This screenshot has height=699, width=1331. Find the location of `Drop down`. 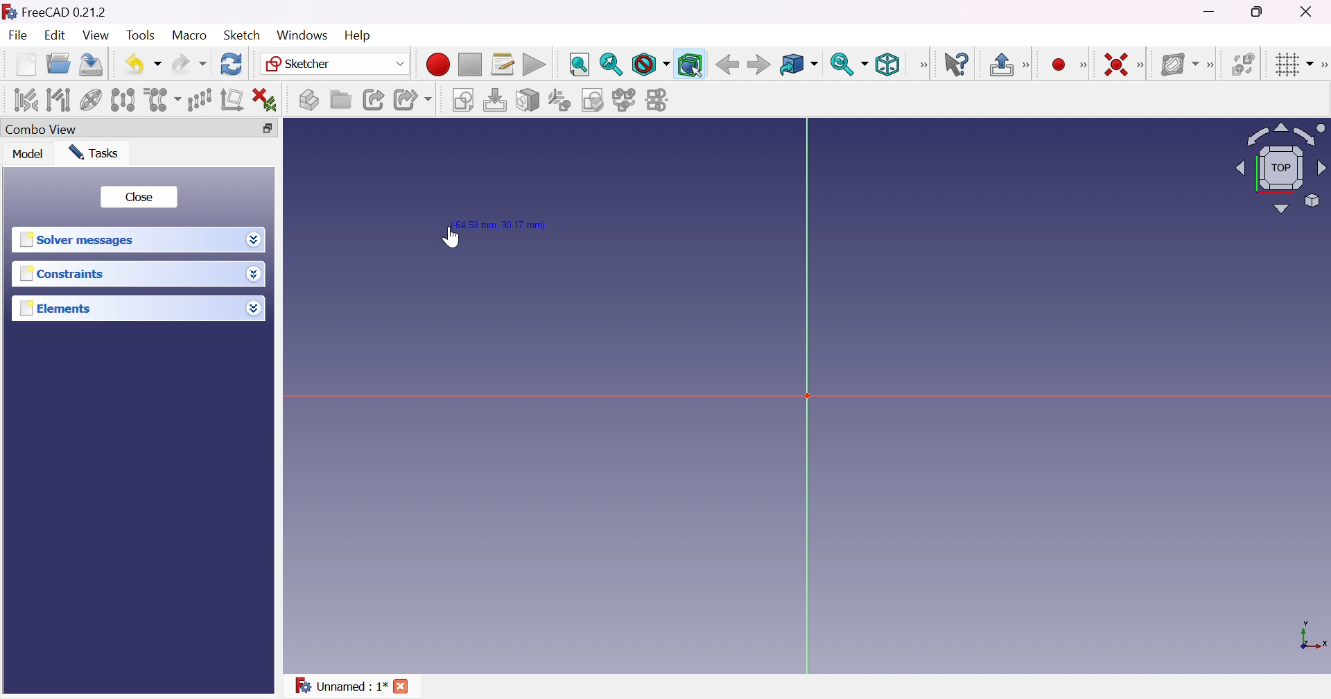

Drop down is located at coordinates (254, 309).